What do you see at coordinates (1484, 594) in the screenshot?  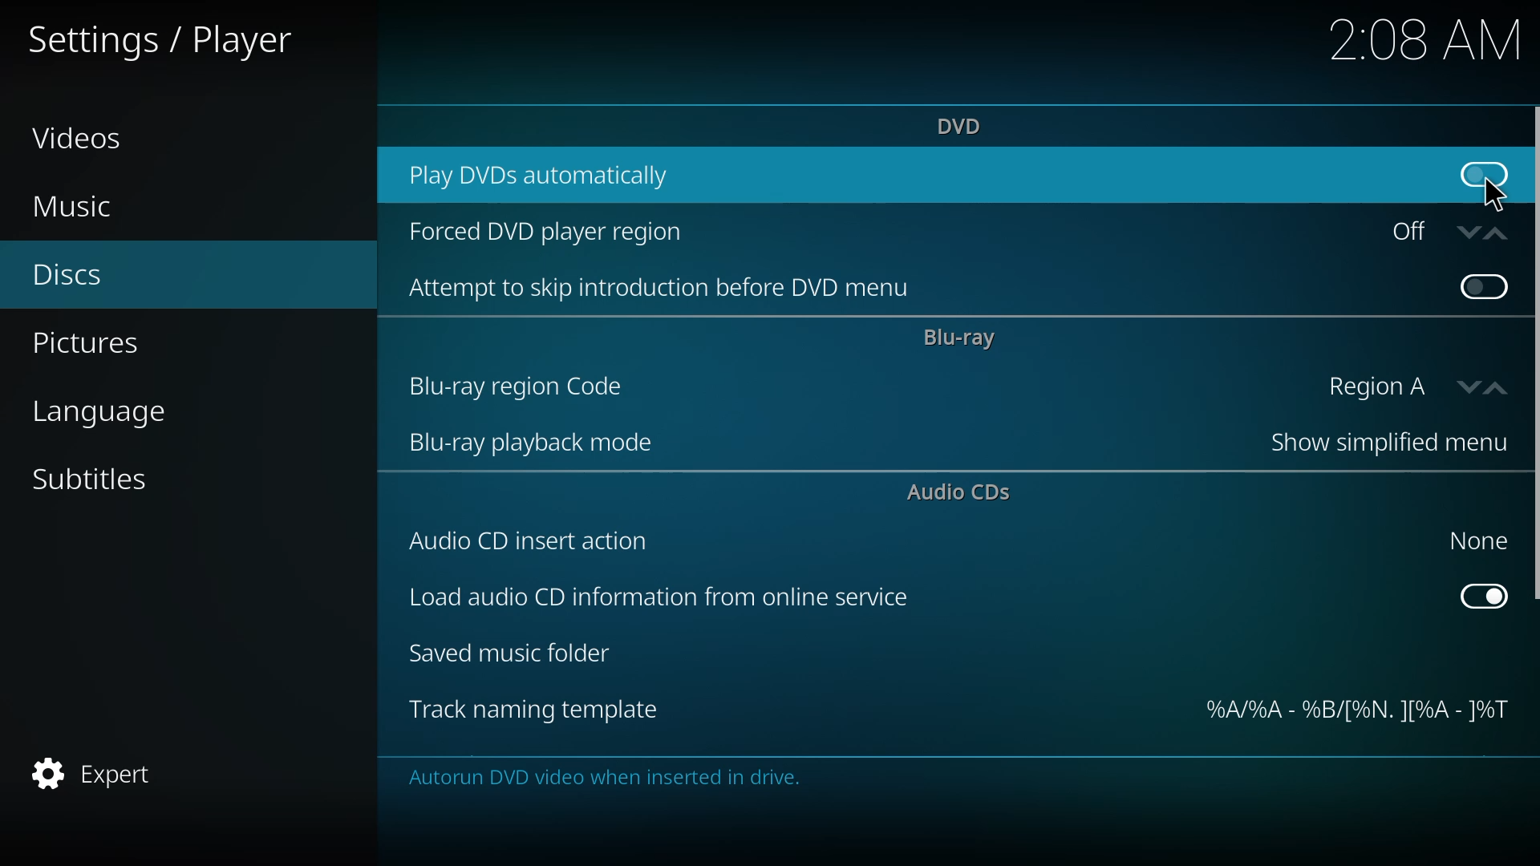 I see `enabled` at bounding box center [1484, 594].